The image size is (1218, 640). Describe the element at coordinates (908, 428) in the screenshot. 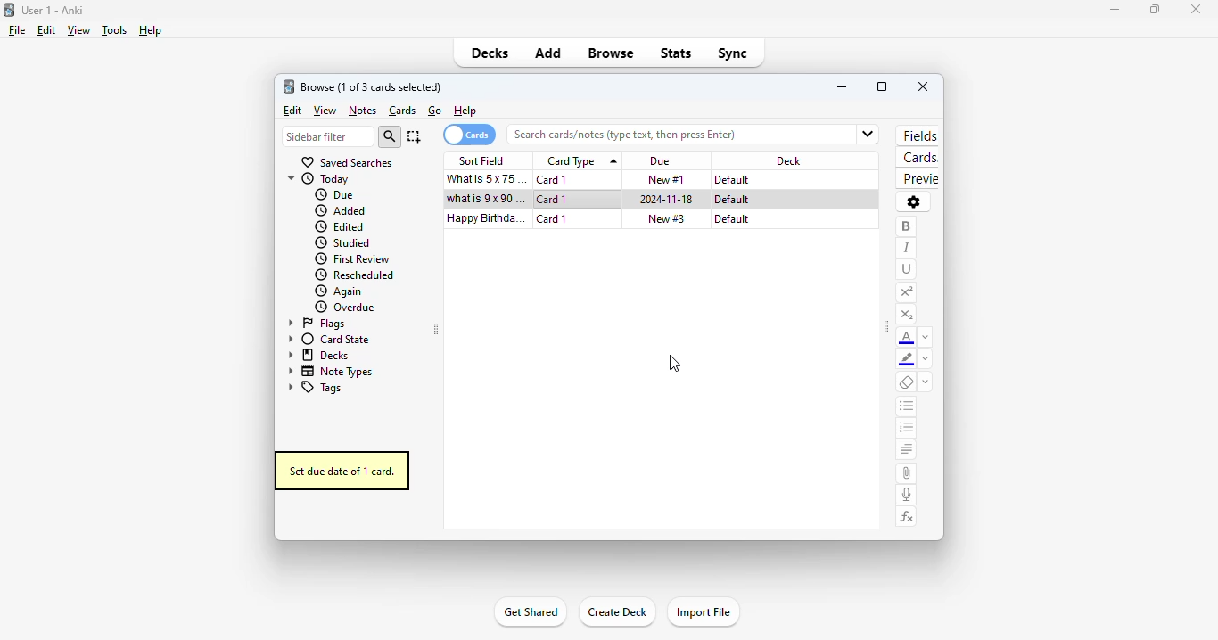

I see `ordered list` at that location.